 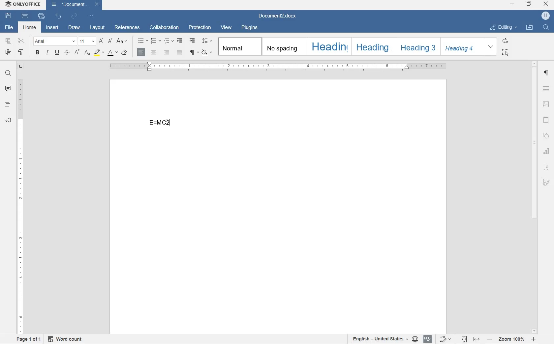 What do you see at coordinates (8, 120) in the screenshot?
I see `feedback & support` at bounding box center [8, 120].